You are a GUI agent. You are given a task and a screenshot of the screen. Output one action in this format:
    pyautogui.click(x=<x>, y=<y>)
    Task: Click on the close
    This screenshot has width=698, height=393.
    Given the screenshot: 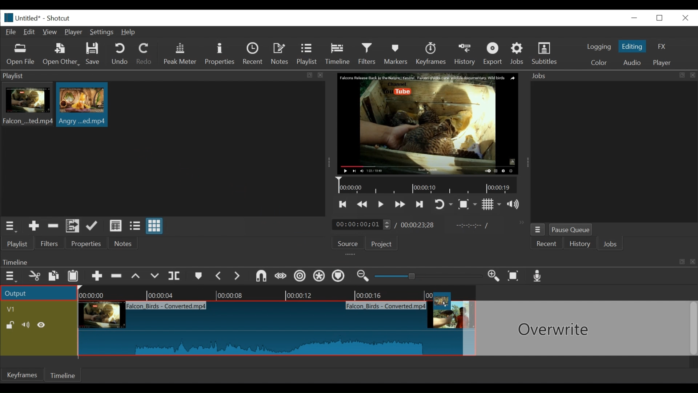 What is the action you would take?
    pyautogui.click(x=685, y=17)
    